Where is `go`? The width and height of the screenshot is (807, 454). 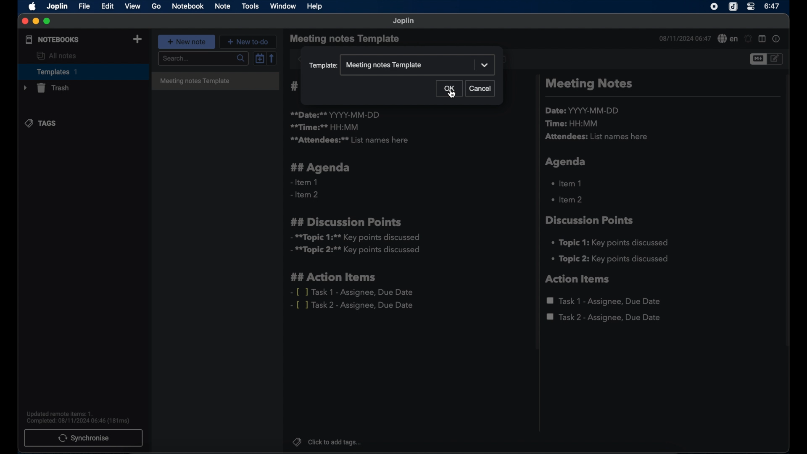 go is located at coordinates (156, 6).